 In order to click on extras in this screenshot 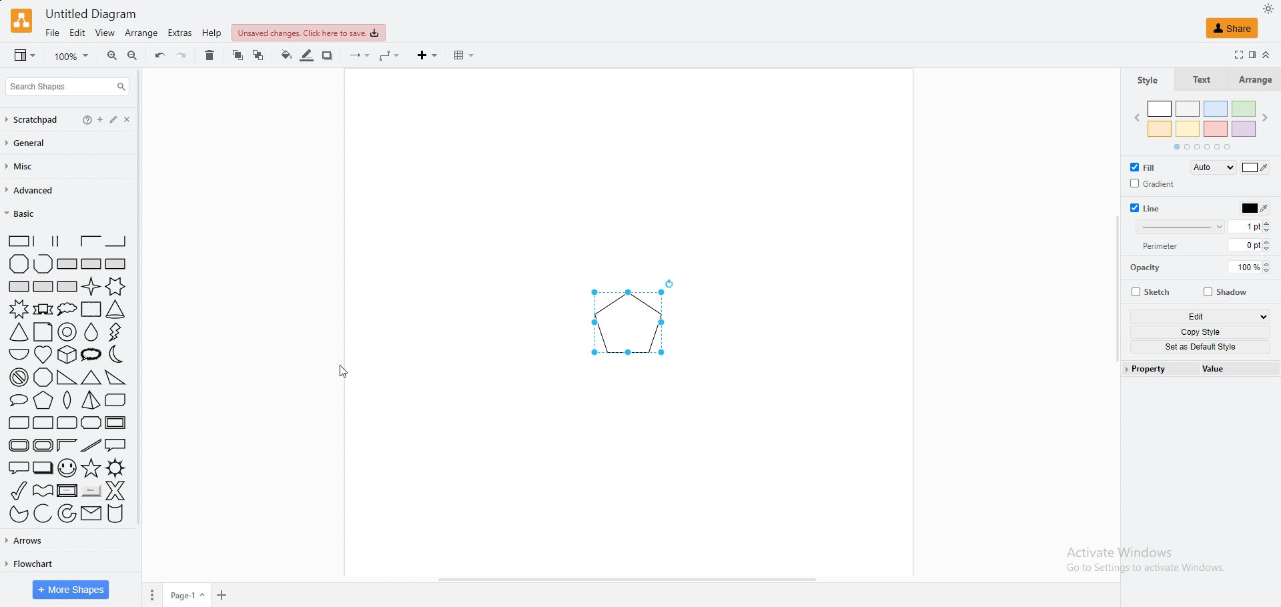, I will do `click(180, 33)`.